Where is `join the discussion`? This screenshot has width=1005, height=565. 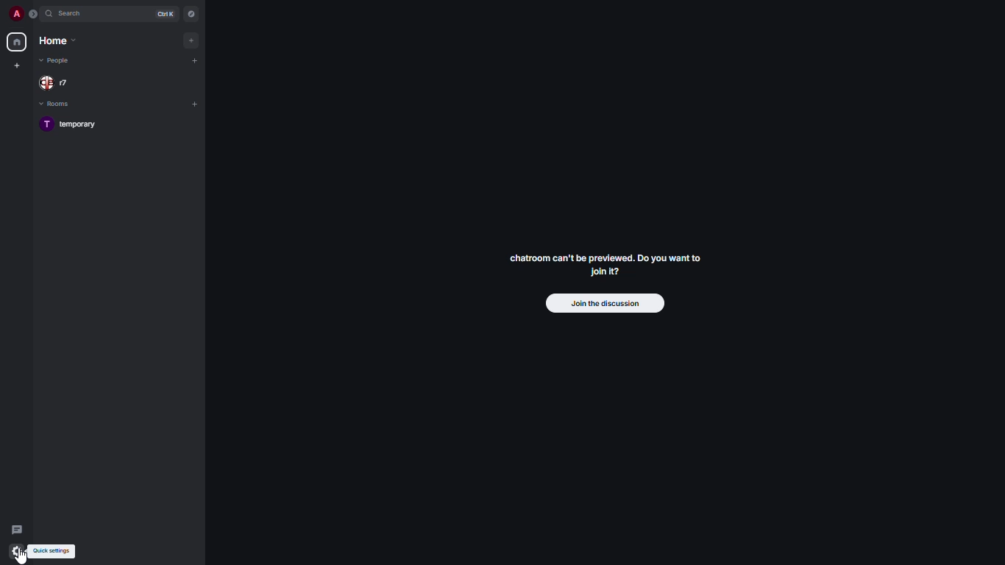
join the discussion is located at coordinates (606, 304).